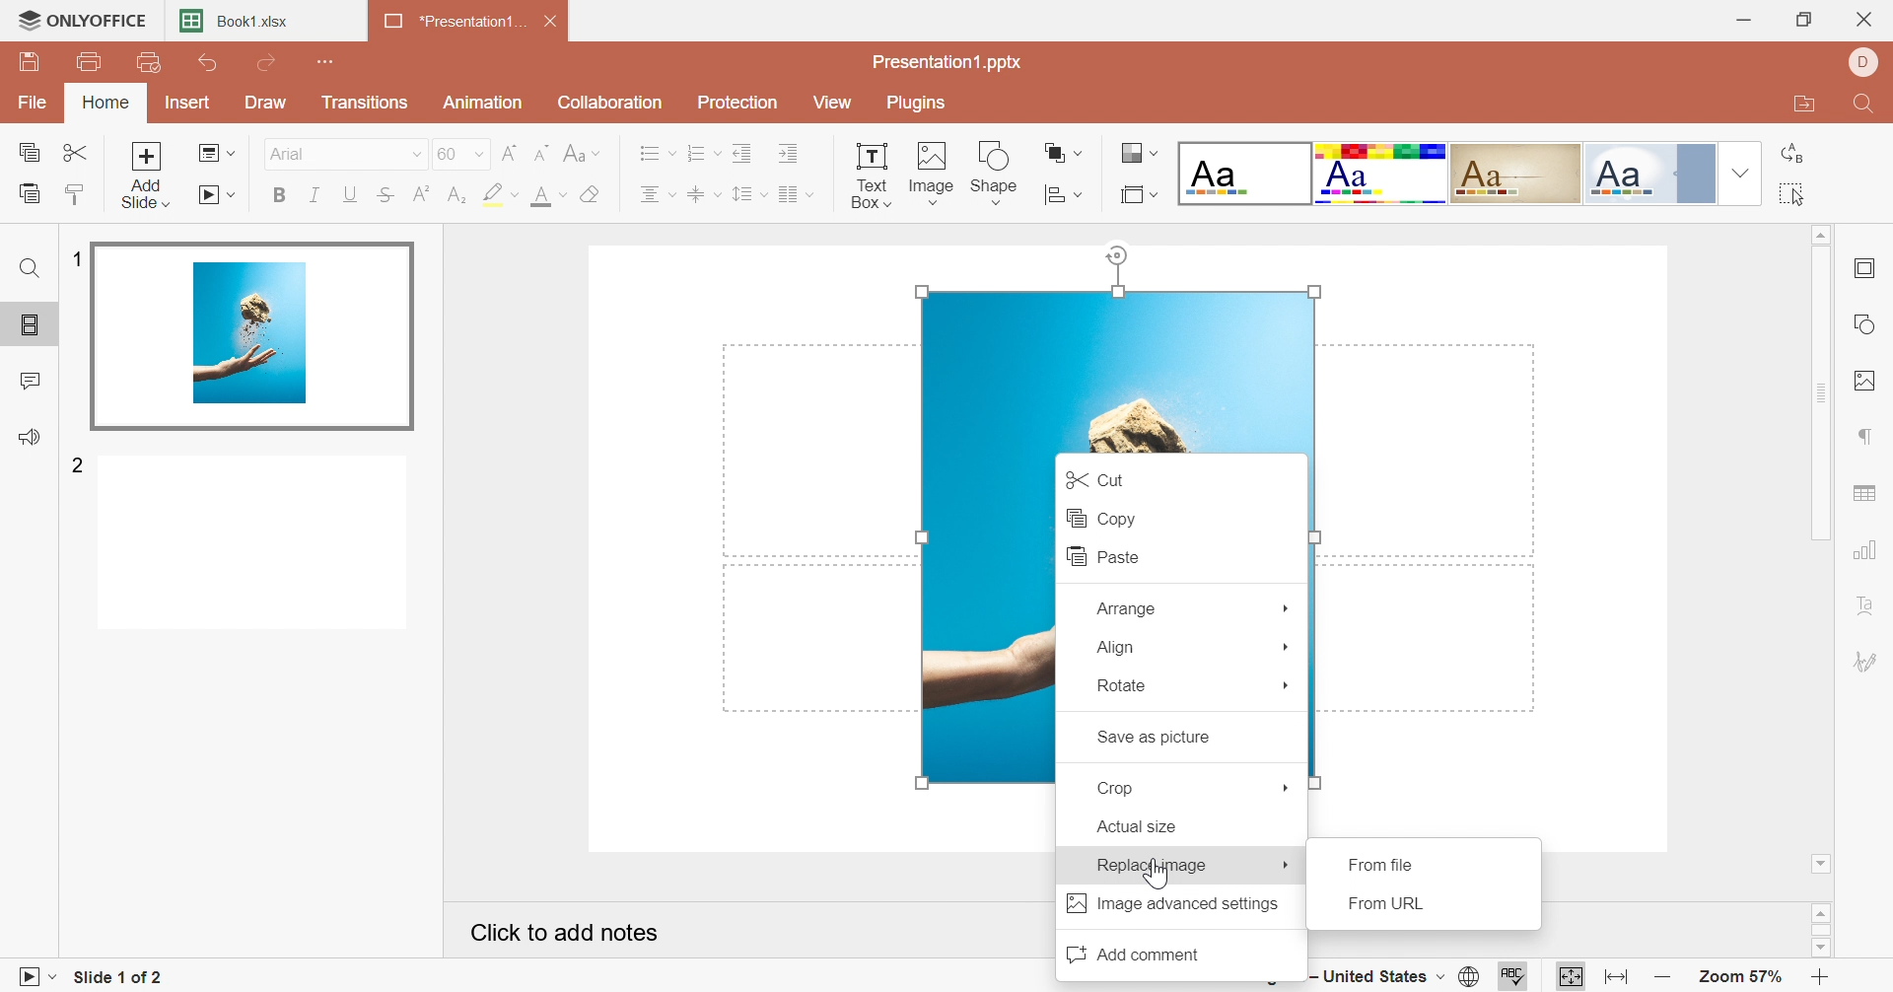 This screenshot has width=1893, height=992. I want to click on Align, so click(1116, 647).